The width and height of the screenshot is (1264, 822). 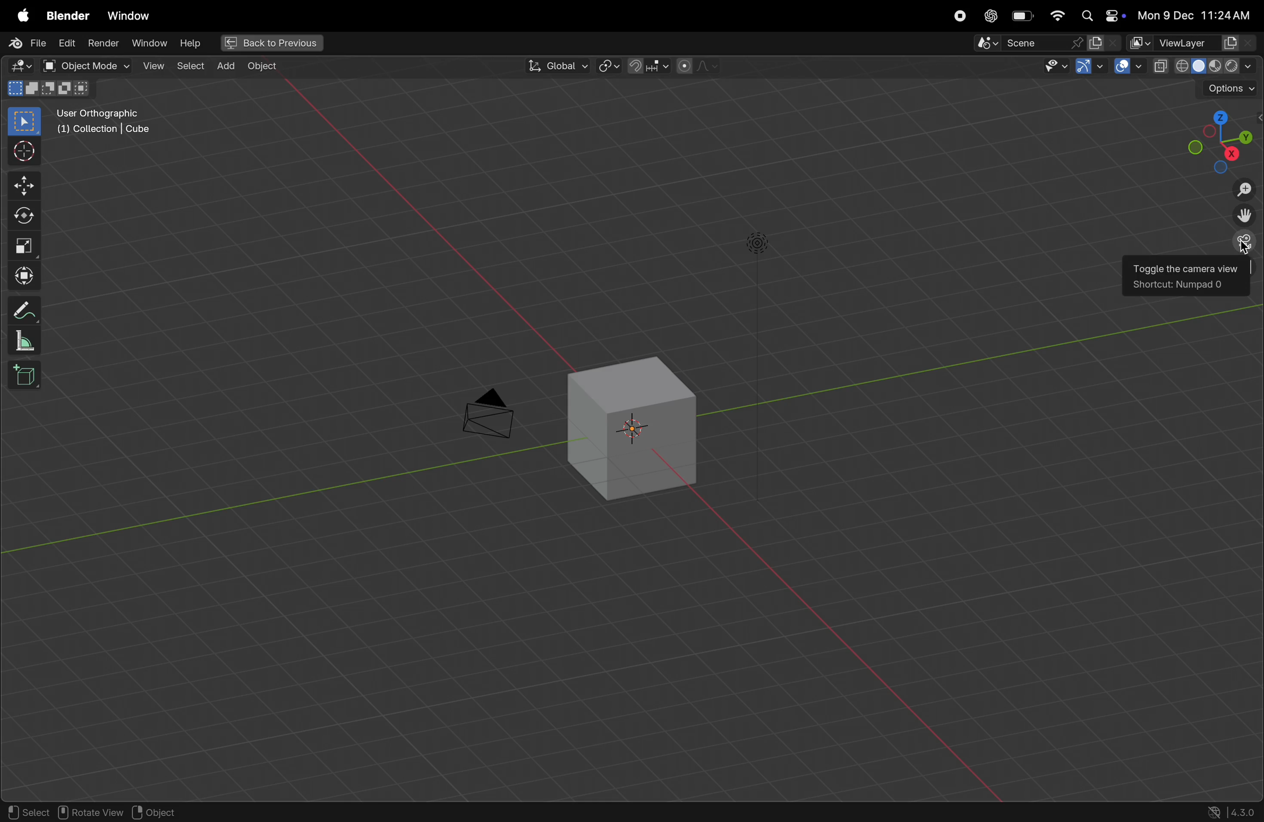 What do you see at coordinates (1198, 12) in the screenshot?
I see `date and time` at bounding box center [1198, 12].